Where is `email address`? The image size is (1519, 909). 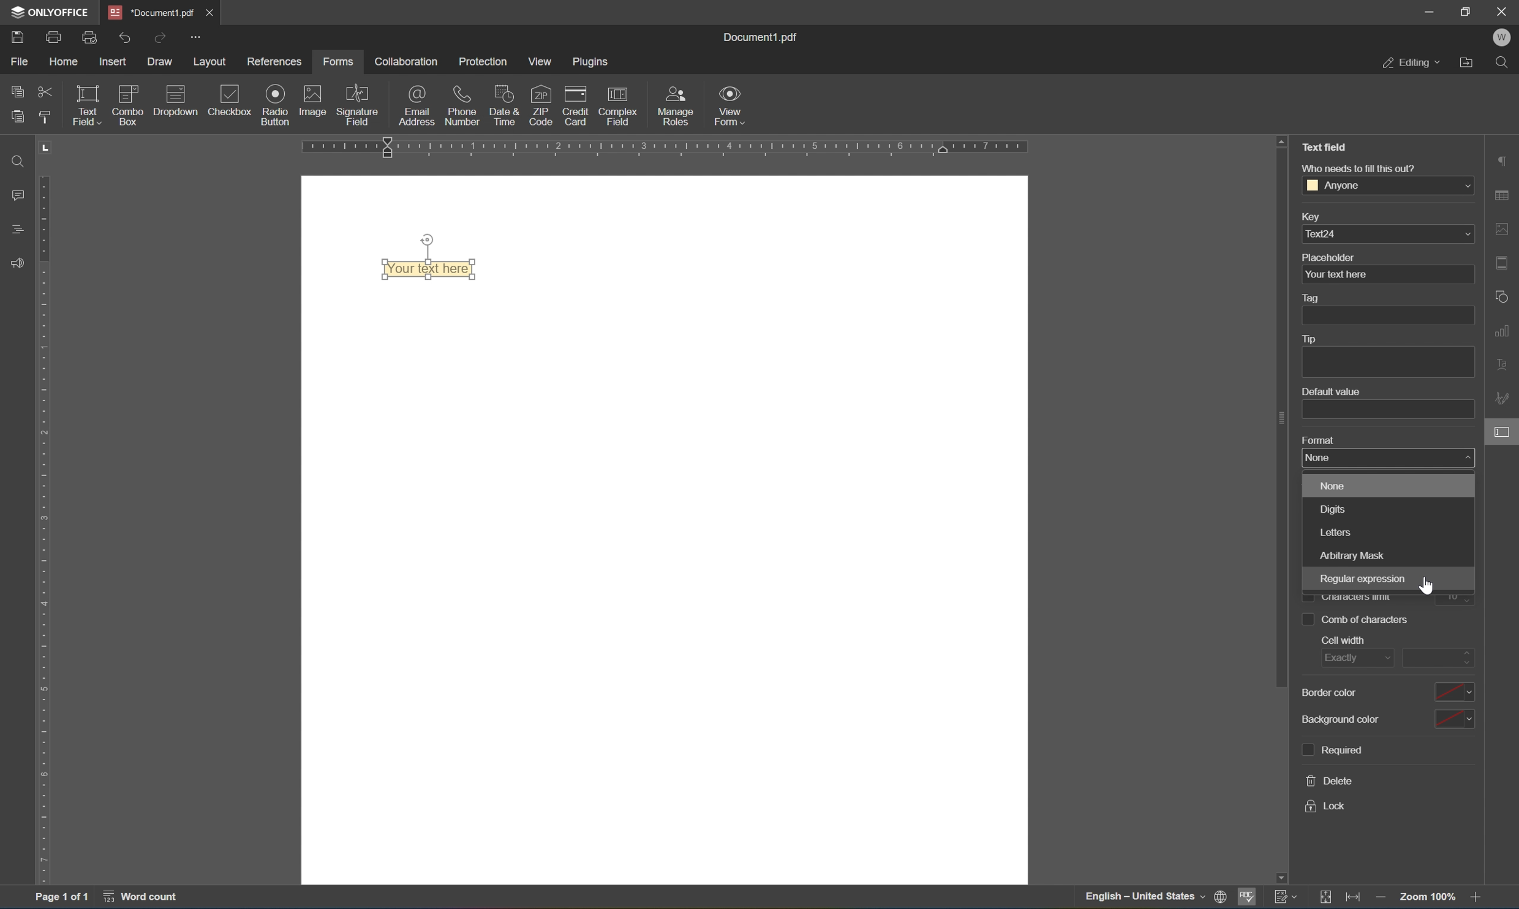 email address is located at coordinates (417, 105).